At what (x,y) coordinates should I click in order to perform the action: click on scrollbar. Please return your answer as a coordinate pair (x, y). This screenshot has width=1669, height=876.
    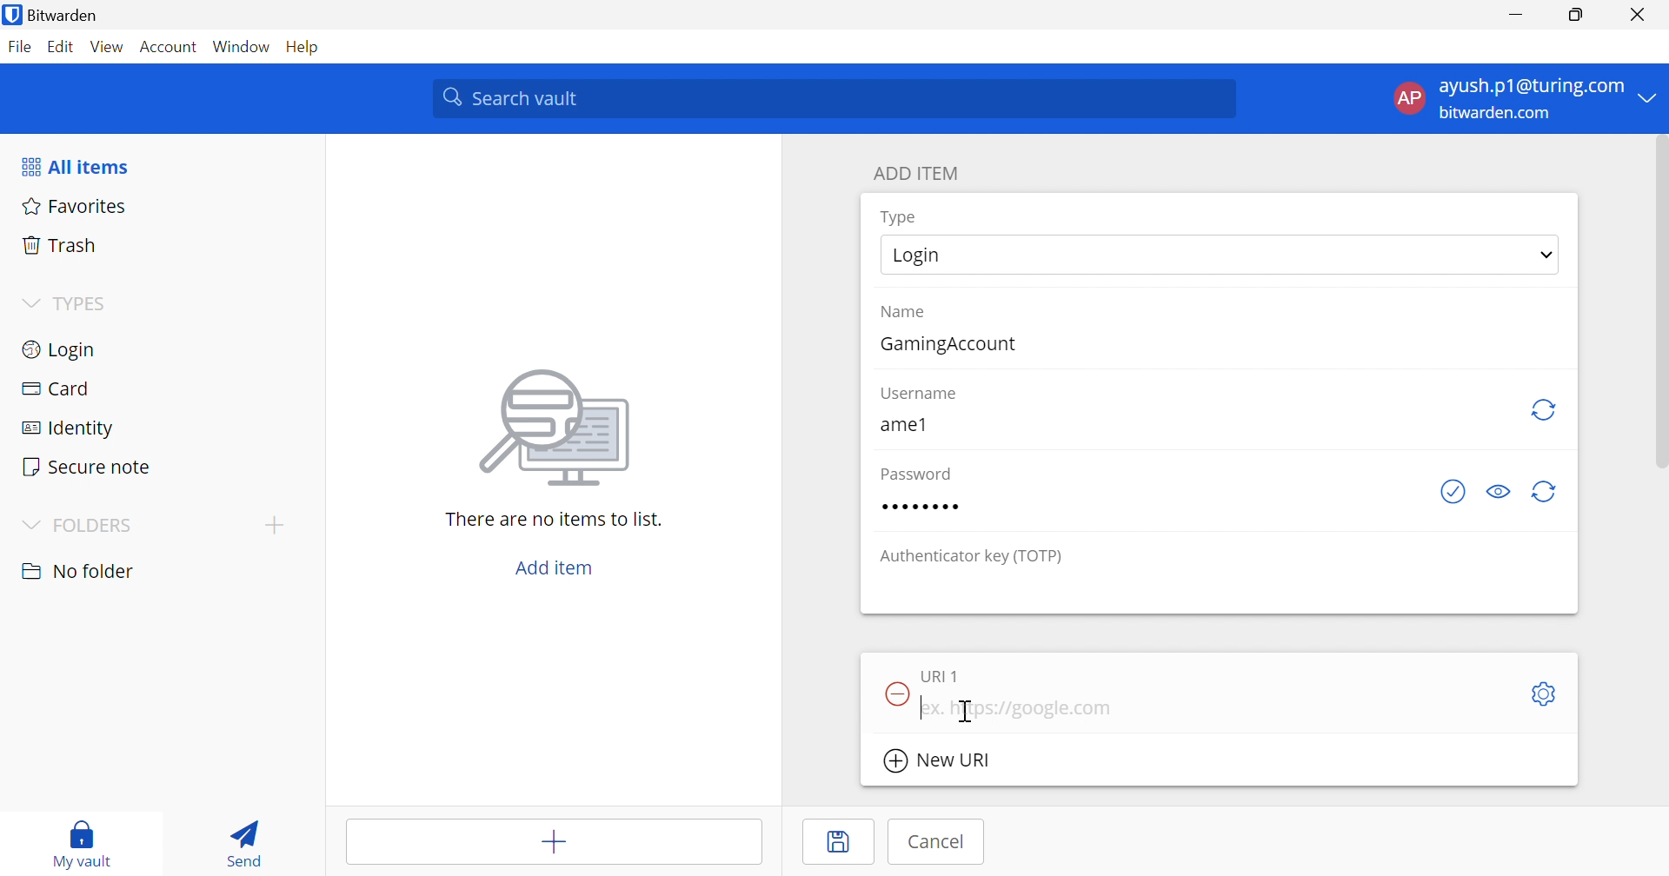
    Looking at the image, I should click on (1657, 310).